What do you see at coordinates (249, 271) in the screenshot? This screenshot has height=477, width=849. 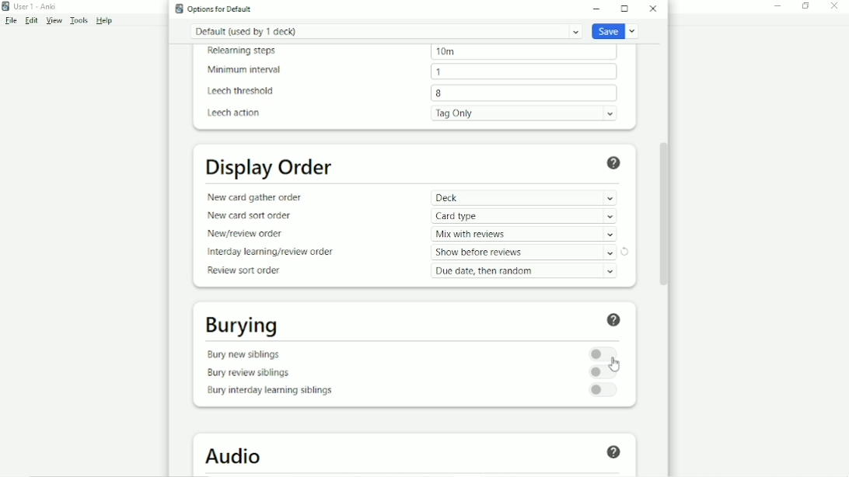 I see `Review sort order` at bounding box center [249, 271].